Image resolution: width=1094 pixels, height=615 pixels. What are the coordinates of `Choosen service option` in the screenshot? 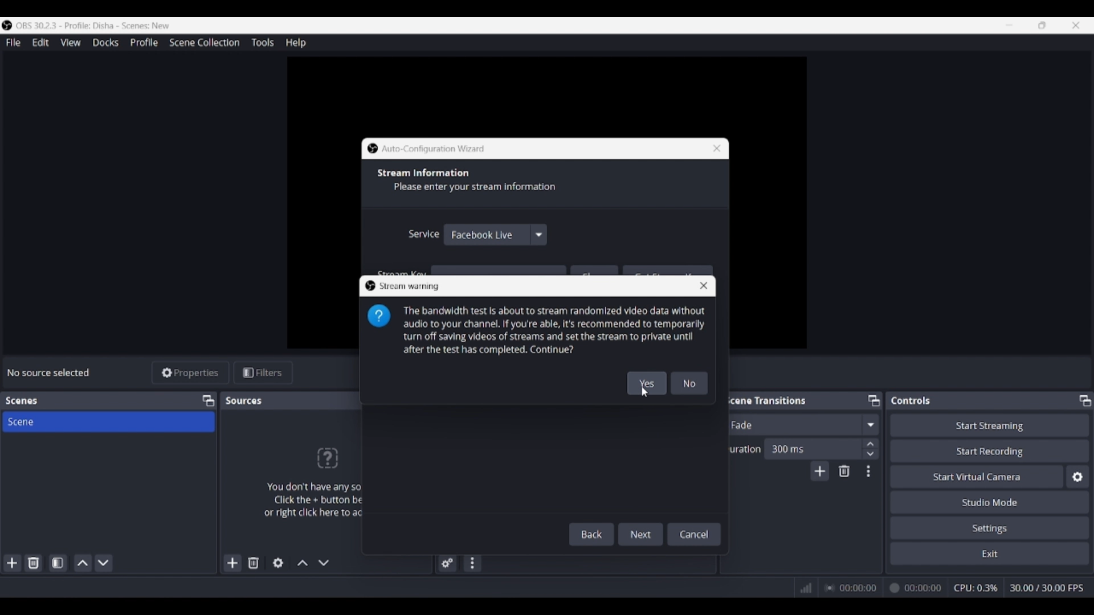 It's located at (483, 235).